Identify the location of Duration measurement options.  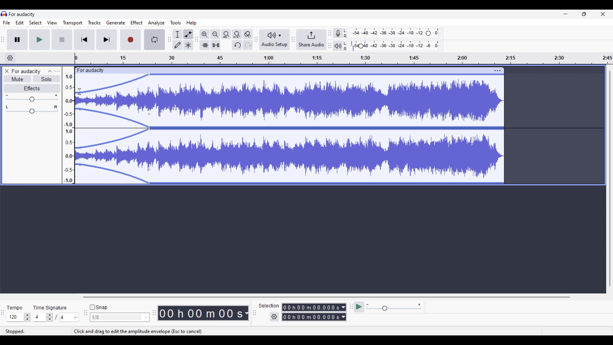
(246, 313).